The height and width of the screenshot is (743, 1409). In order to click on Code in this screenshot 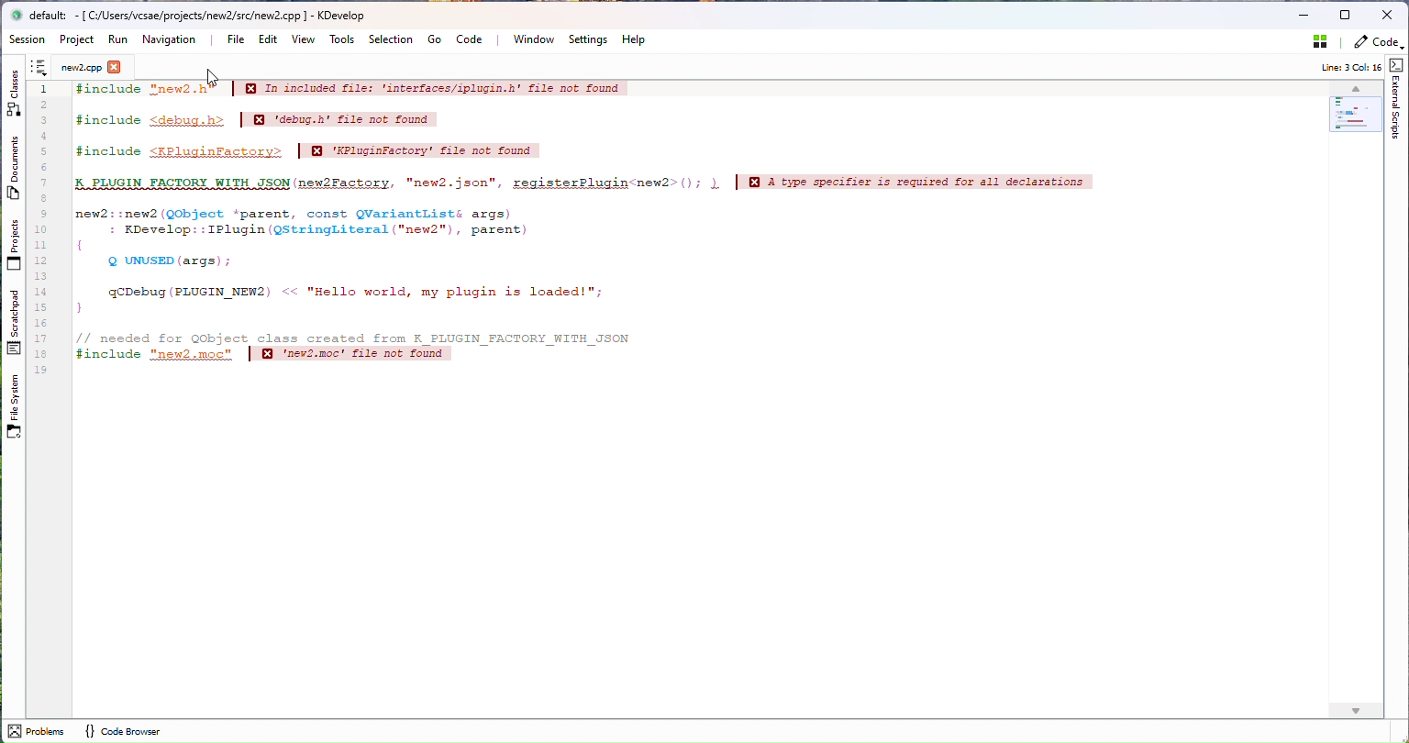, I will do `click(472, 40)`.